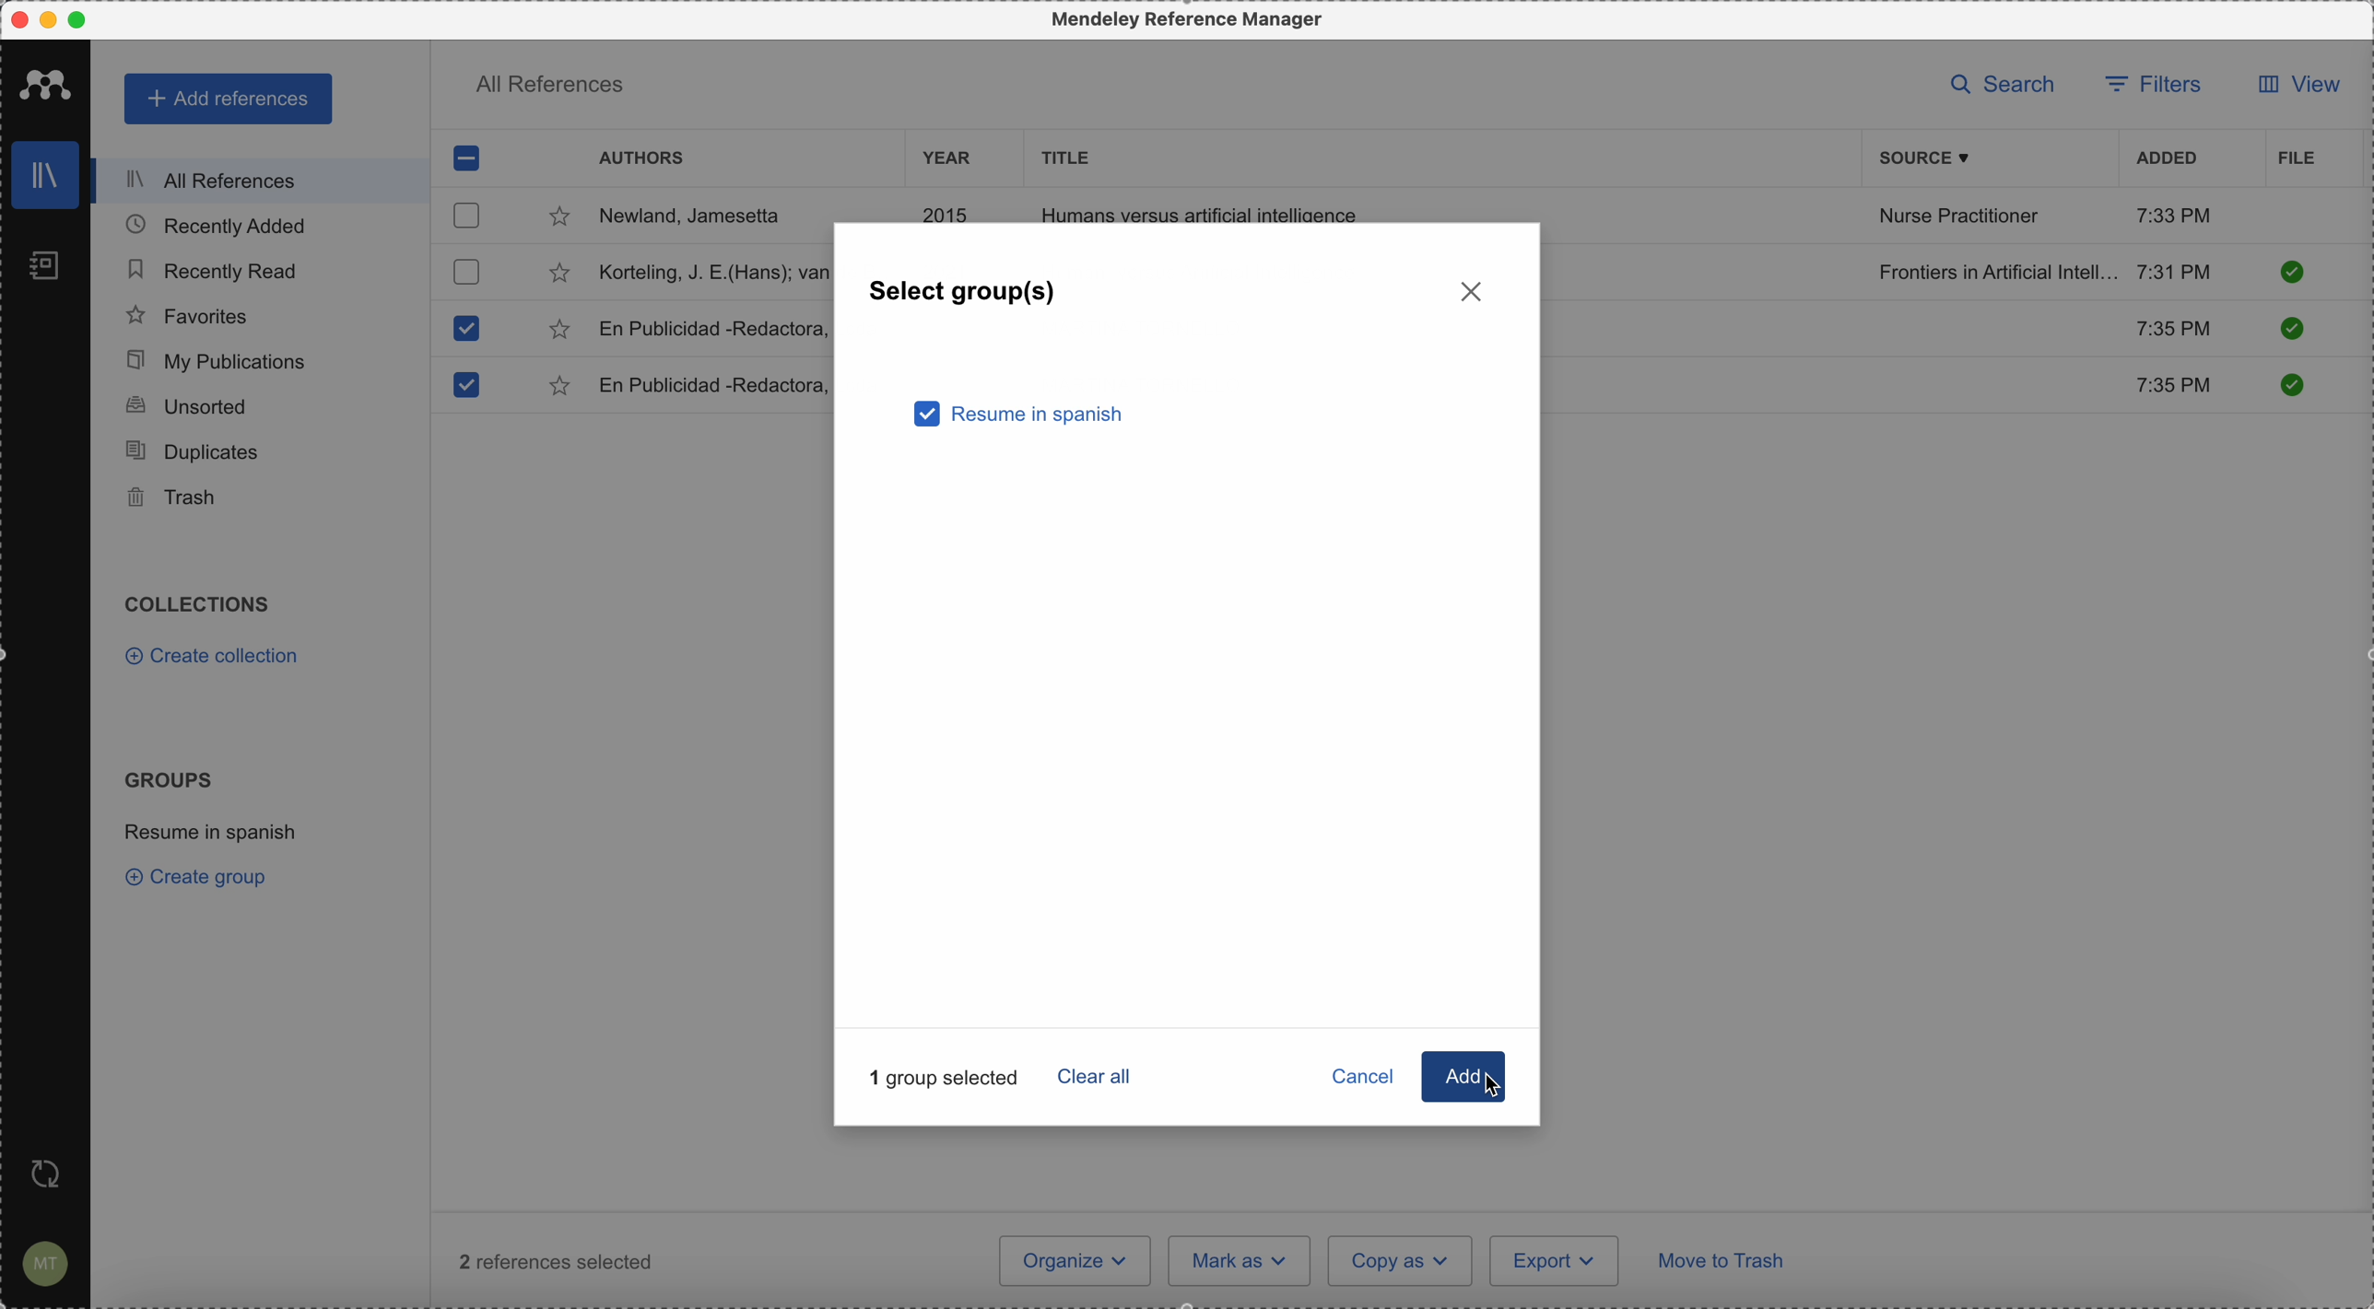 The width and height of the screenshot is (2374, 1309). I want to click on favorite, so click(558, 331).